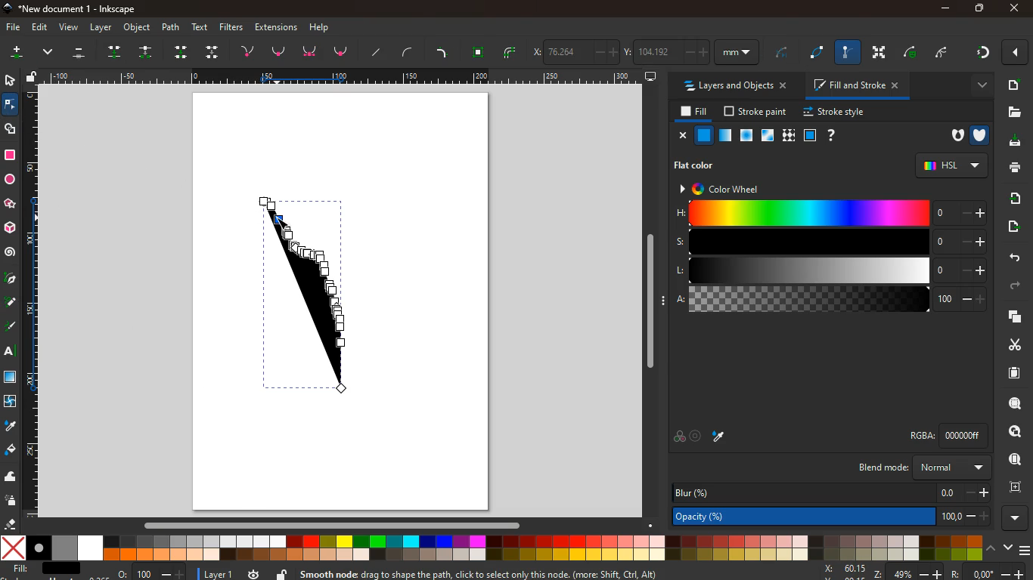  What do you see at coordinates (11, 377) in the screenshot?
I see `texture` at bounding box center [11, 377].